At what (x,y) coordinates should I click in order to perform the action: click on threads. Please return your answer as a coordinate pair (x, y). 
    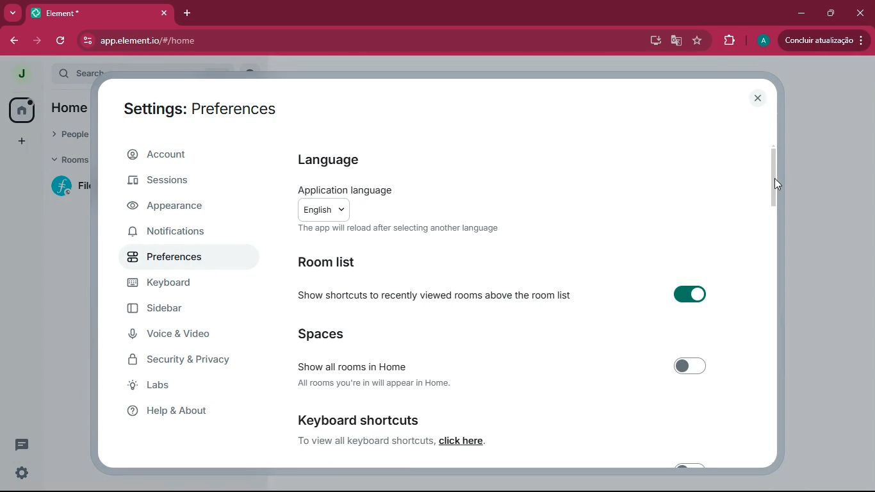
    Looking at the image, I should click on (23, 444).